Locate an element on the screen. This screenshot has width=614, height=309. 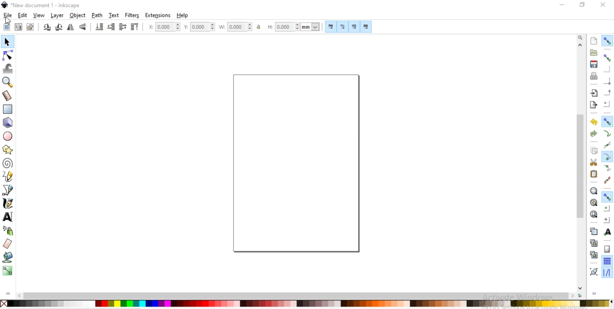
scrollbar is located at coordinates (300, 296).